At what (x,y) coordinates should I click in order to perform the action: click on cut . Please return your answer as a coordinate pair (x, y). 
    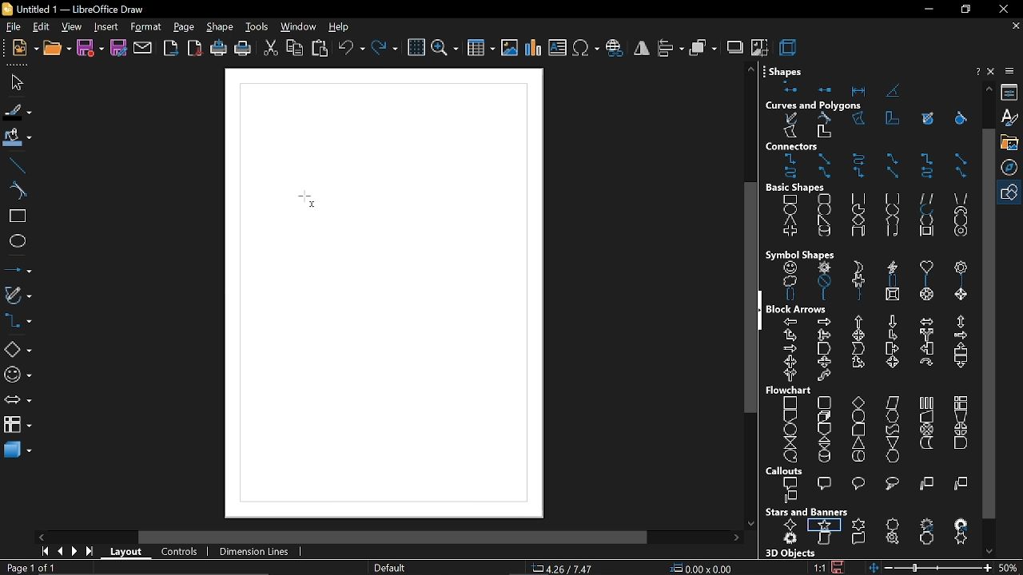
    Looking at the image, I should click on (270, 48).